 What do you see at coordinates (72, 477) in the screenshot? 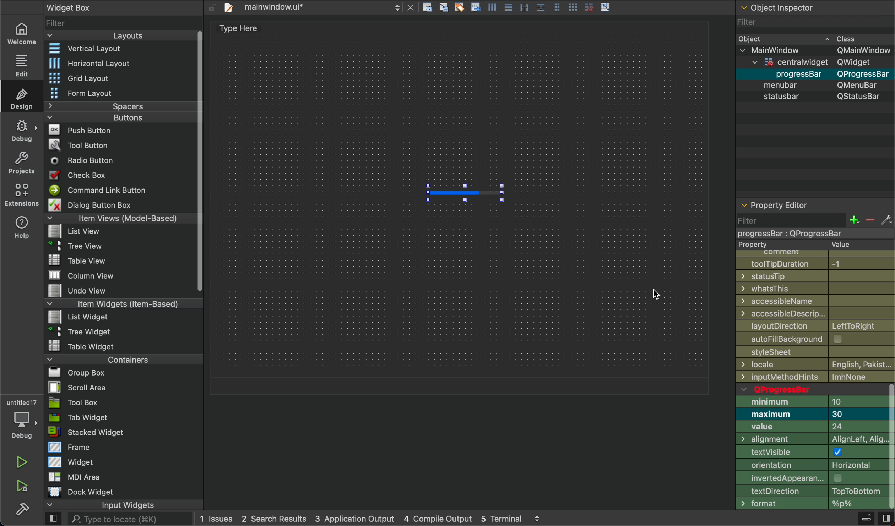
I see `MDI Area` at bounding box center [72, 477].